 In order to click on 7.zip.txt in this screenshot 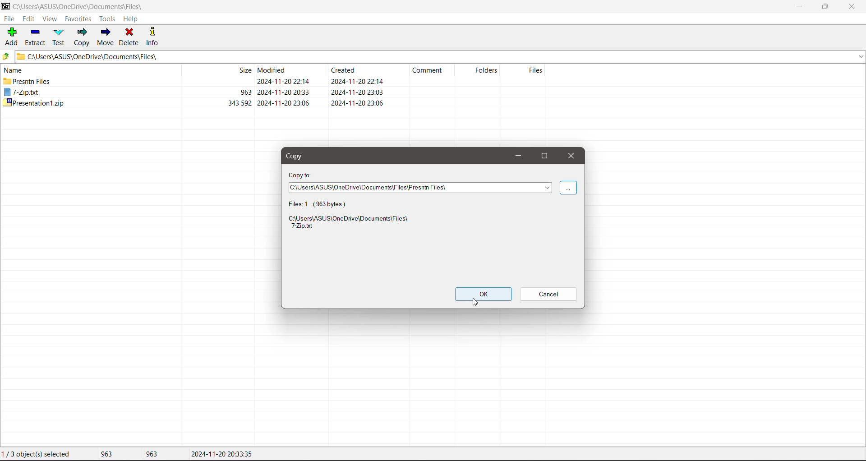, I will do `click(22, 92)`.